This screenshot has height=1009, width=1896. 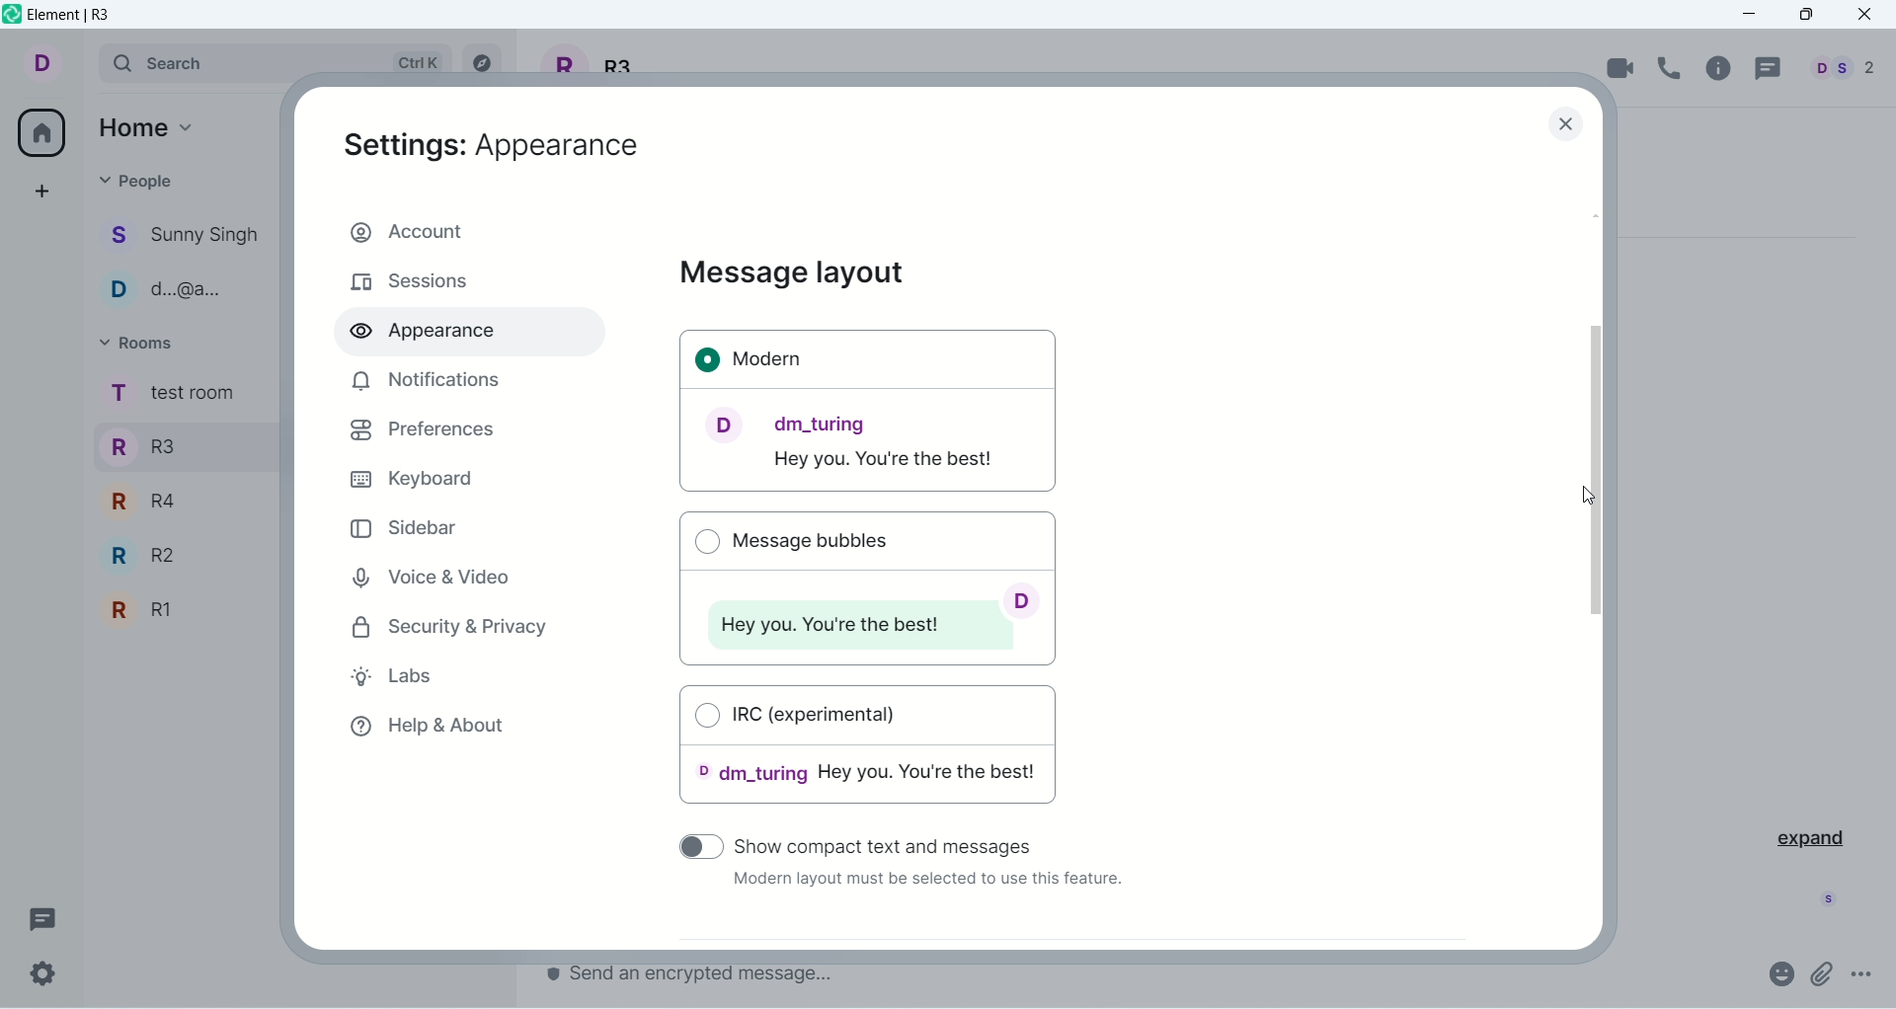 I want to click on voice and video, so click(x=428, y=575).